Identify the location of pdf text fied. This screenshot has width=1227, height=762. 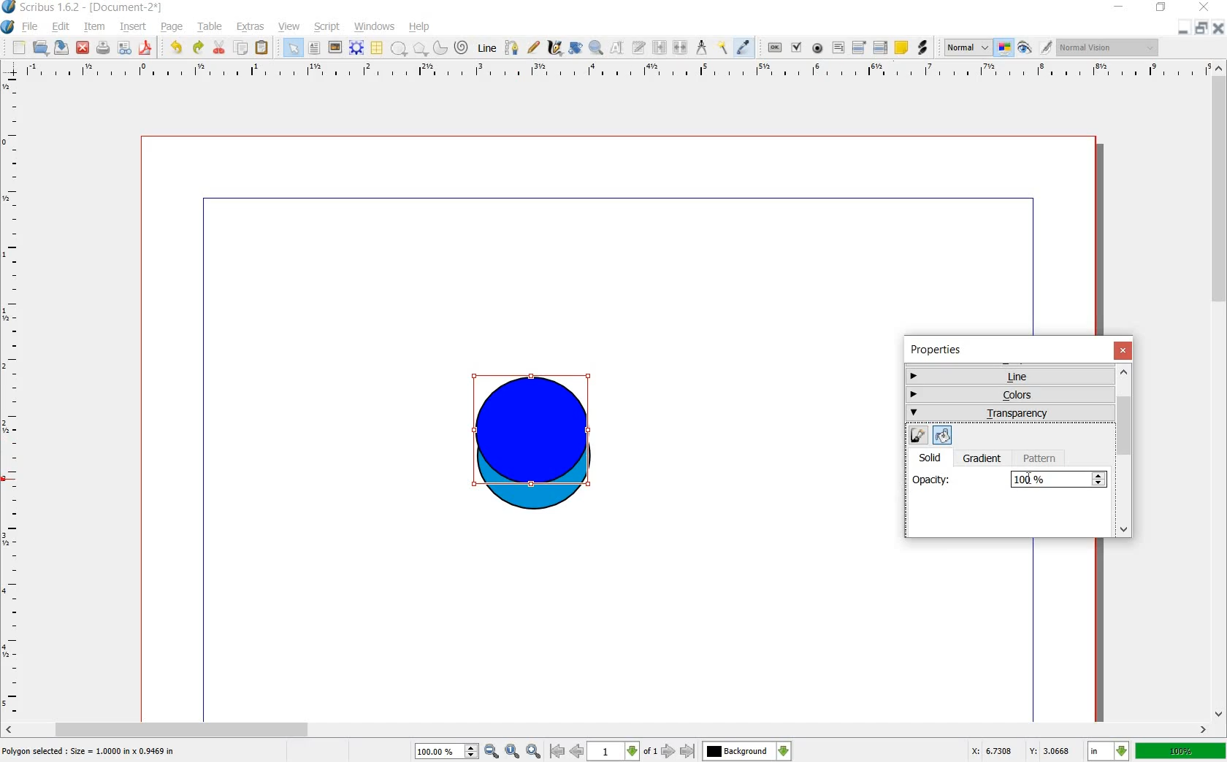
(838, 47).